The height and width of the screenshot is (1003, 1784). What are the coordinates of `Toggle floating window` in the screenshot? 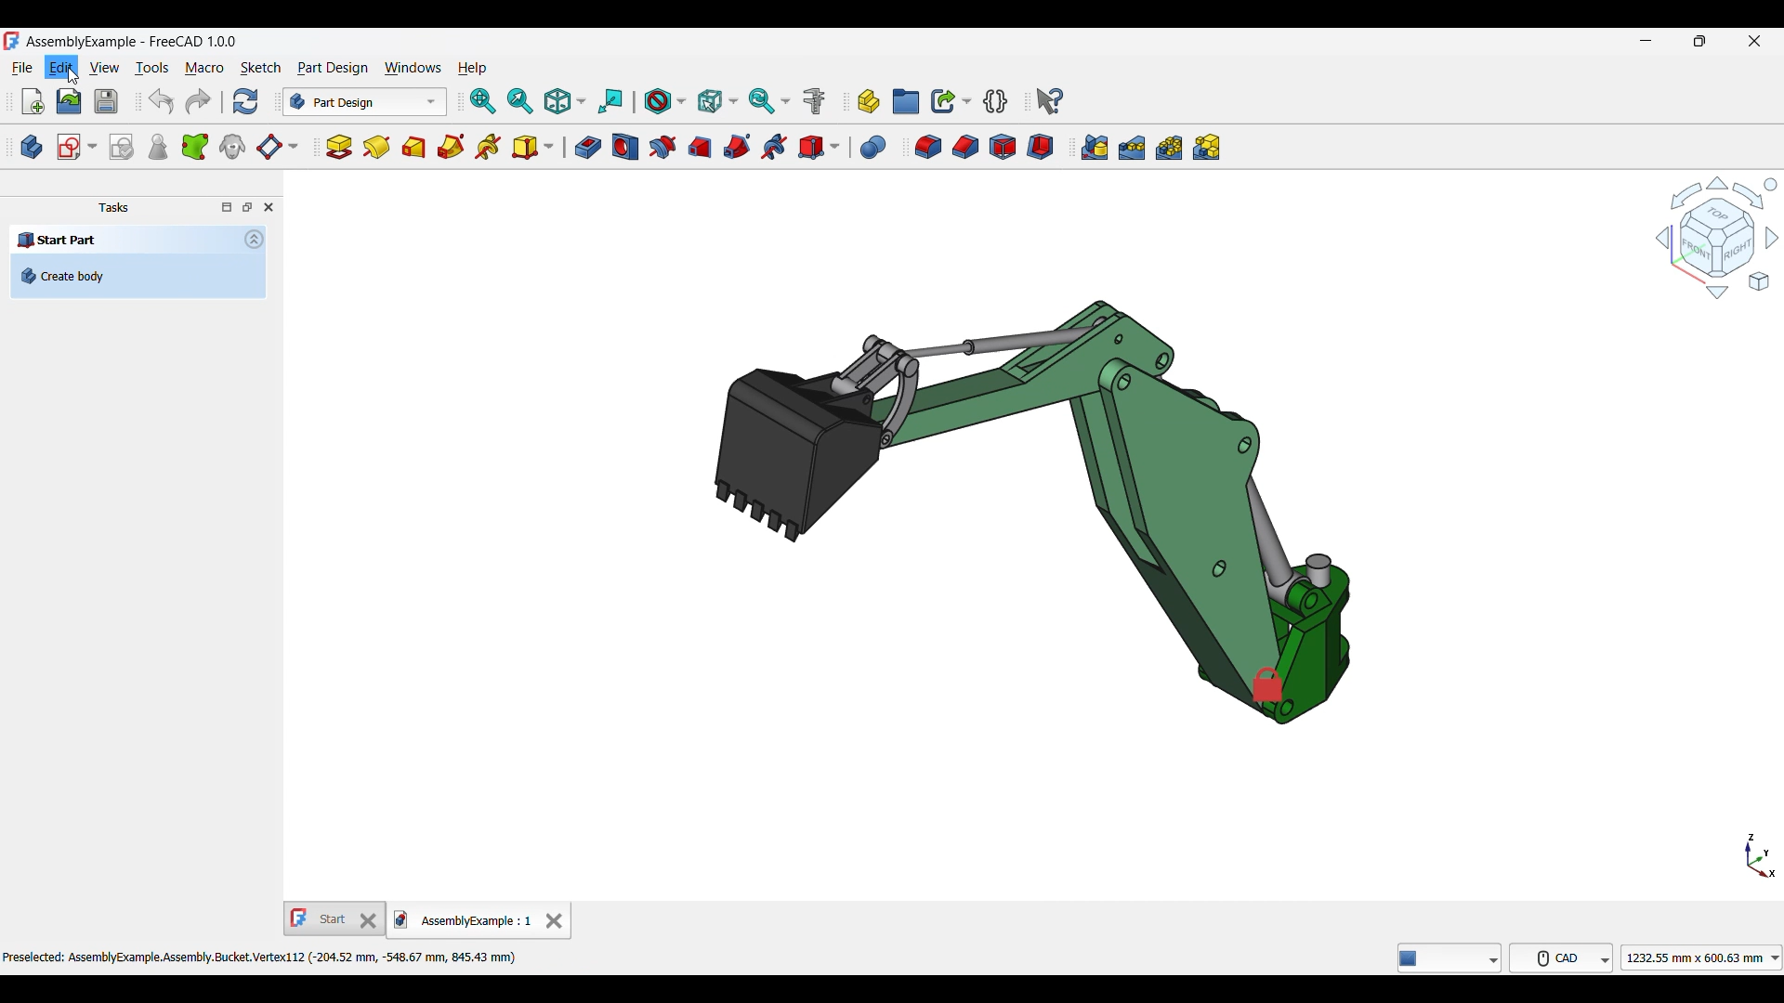 It's located at (247, 206).